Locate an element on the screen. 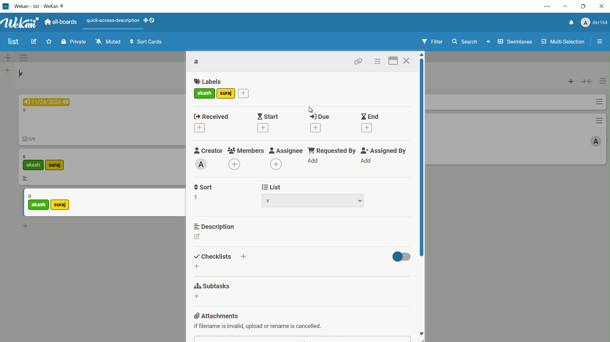  Due is located at coordinates (324, 117).